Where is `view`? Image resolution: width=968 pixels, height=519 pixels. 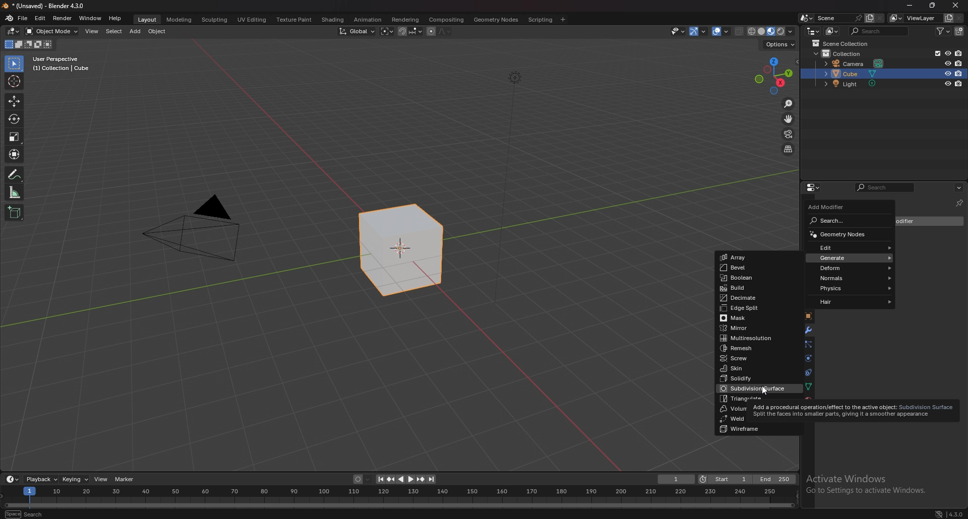 view is located at coordinates (101, 479).